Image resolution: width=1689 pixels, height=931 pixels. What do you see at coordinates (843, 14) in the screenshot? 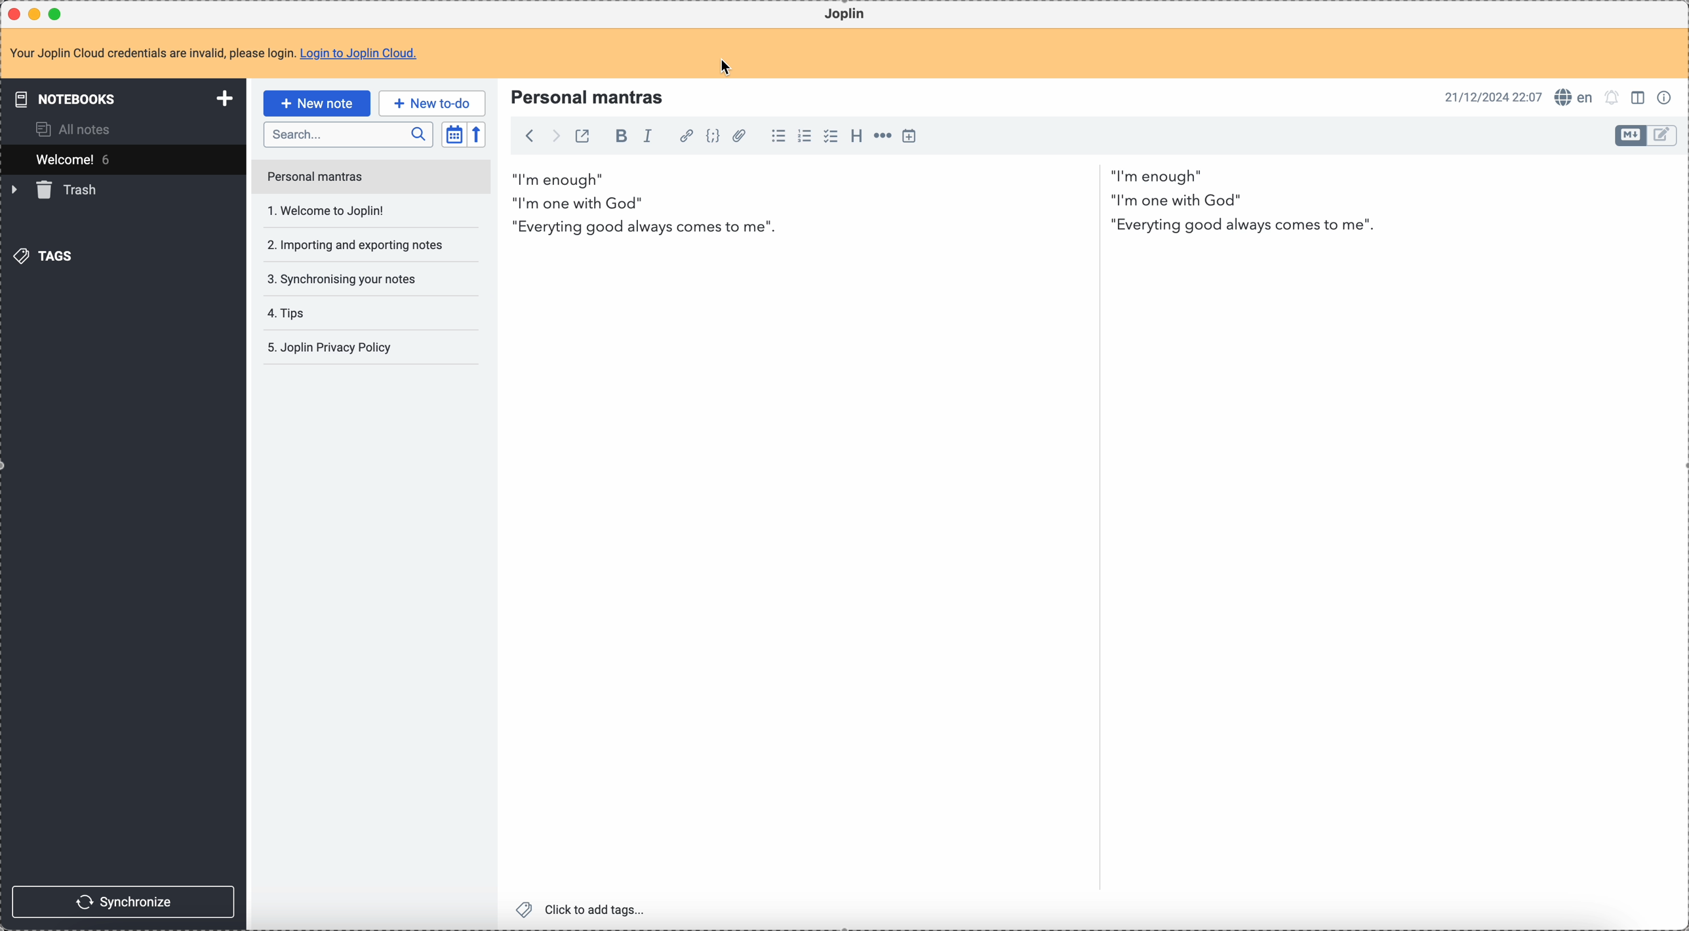
I see `Joplin` at bounding box center [843, 14].